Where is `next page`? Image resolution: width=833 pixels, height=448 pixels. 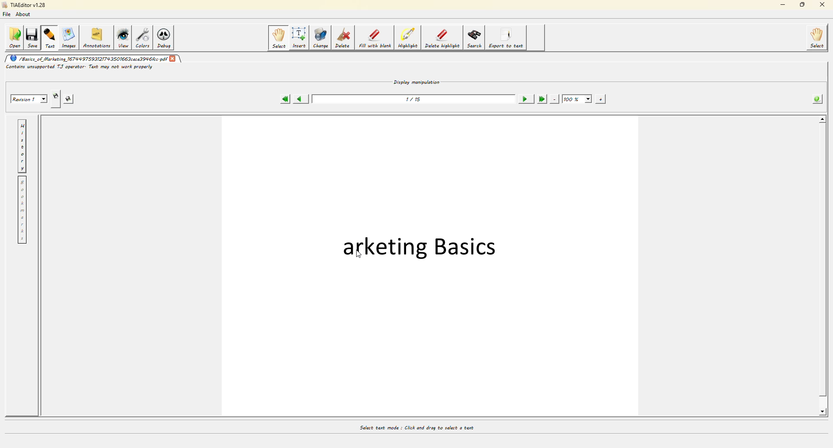
next page is located at coordinates (525, 97).